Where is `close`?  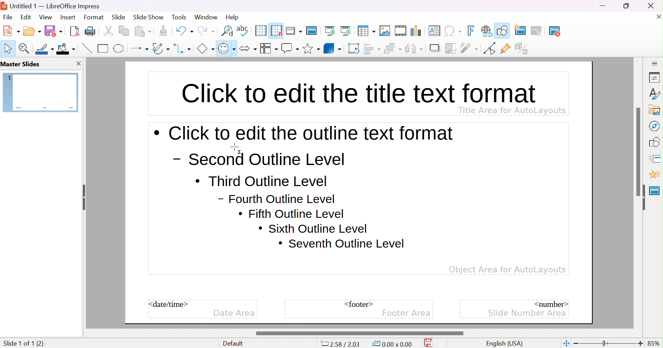 close is located at coordinates (655, 6).